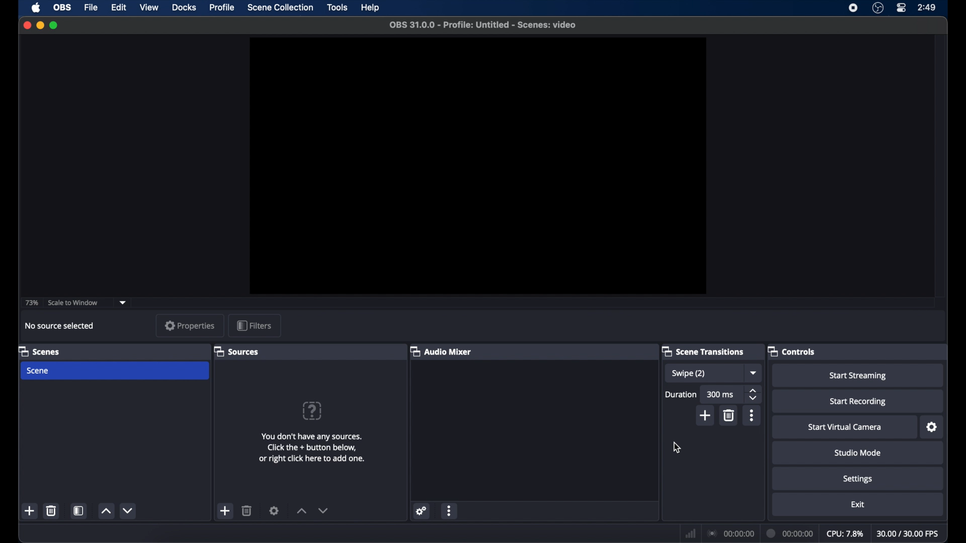 The height and width of the screenshot is (543, 966). What do you see at coordinates (422, 511) in the screenshot?
I see `settings` at bounding box center [422, 511].